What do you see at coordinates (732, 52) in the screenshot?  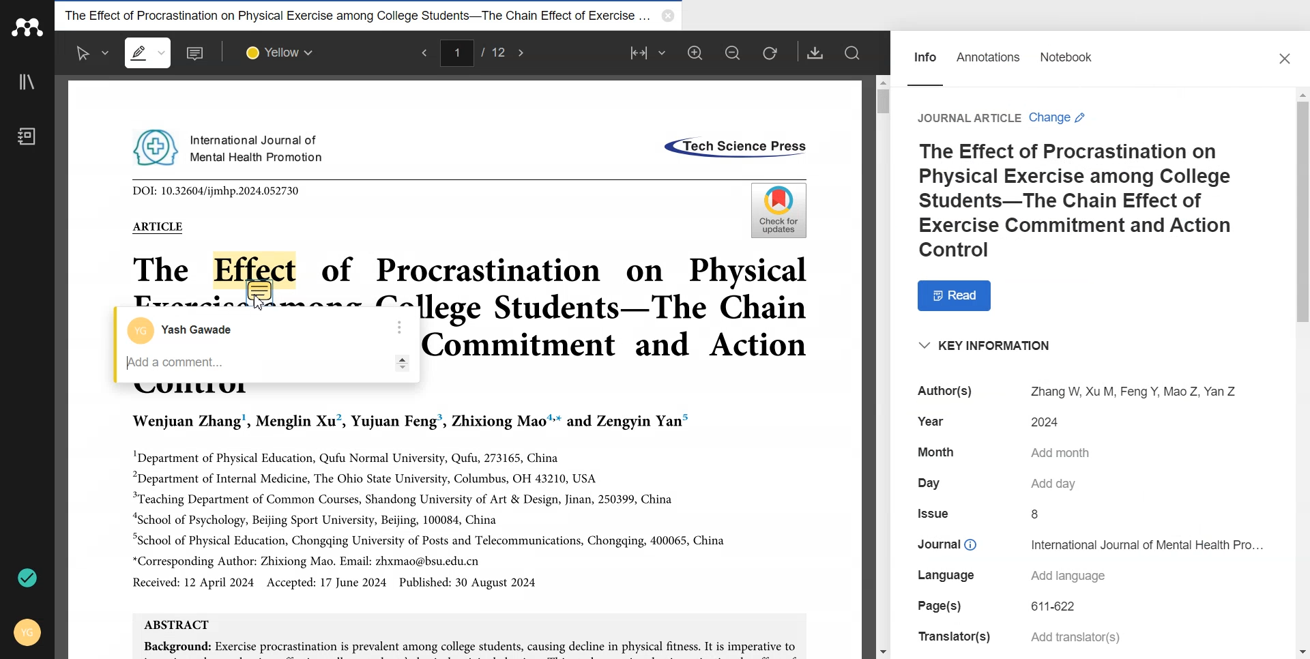 I see `Zoom out` at bounding box center [732, 52].